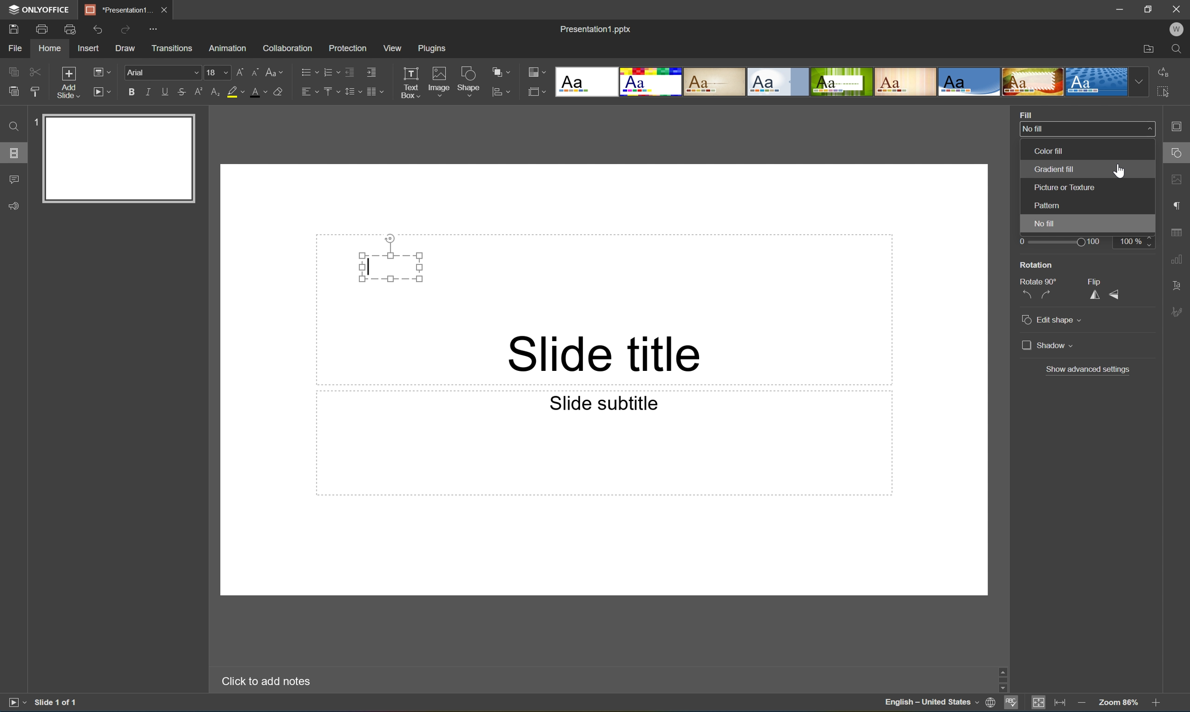 This screenshot has width=1190, height=712. I want to click on Transitions, so click(171, 47).